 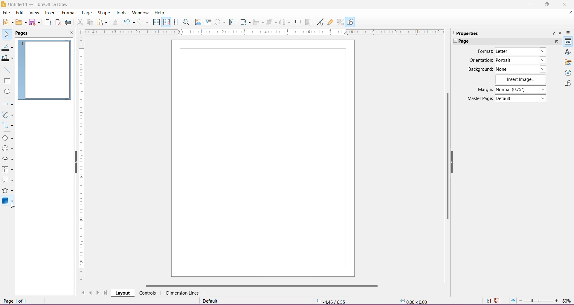 I want to click on Insert, so click(x=51, y=13).